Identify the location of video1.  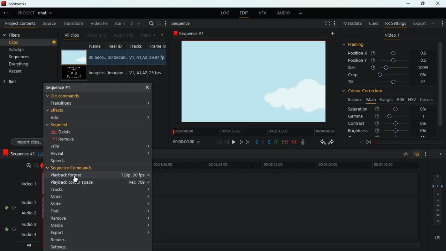
(27, 184).